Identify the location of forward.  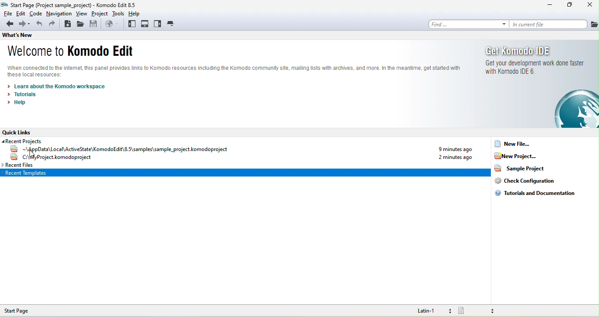
(26, 24).